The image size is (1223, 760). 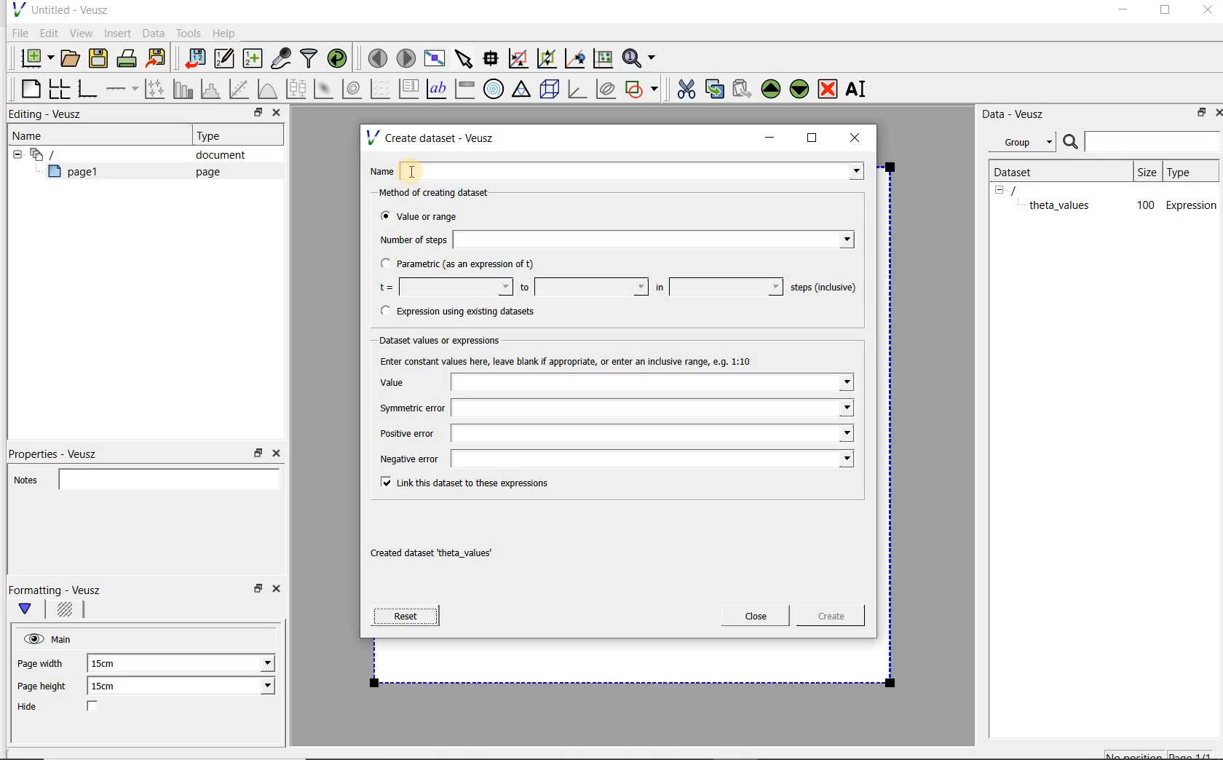 I want to click on blank page, so click(x=28, y=87).